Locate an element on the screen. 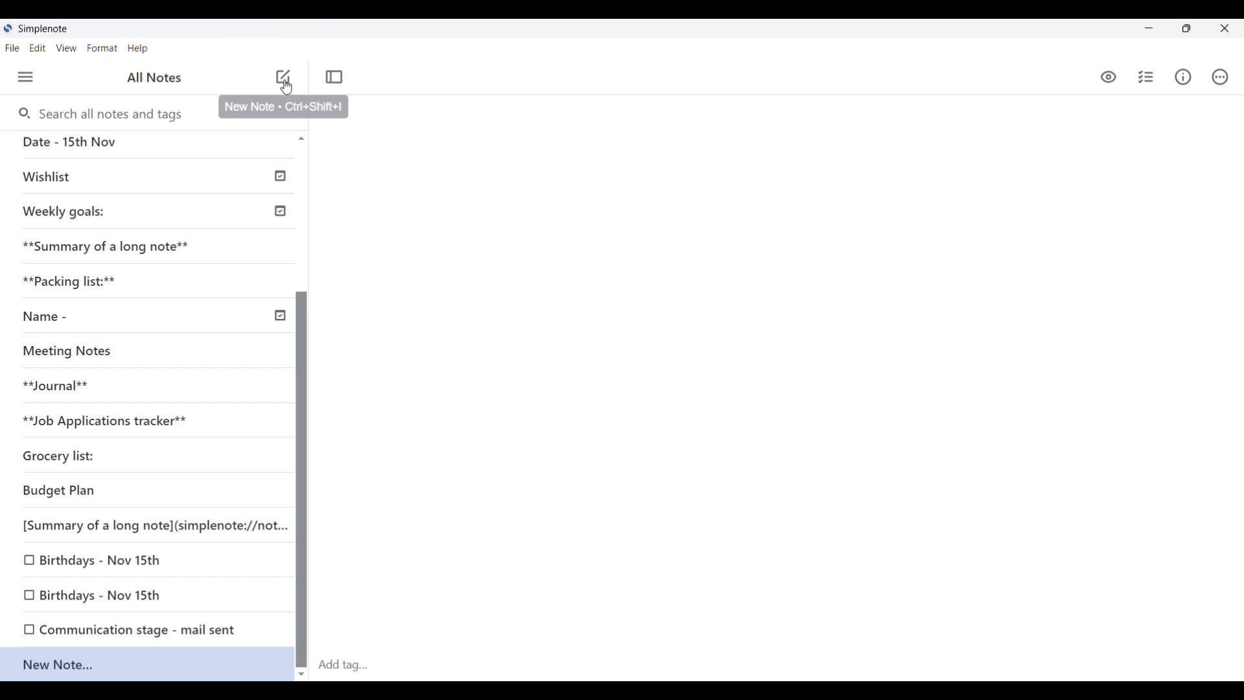 The width and height of the screenshot is (1244, 700). timeline is located at coordinates (281, 316).